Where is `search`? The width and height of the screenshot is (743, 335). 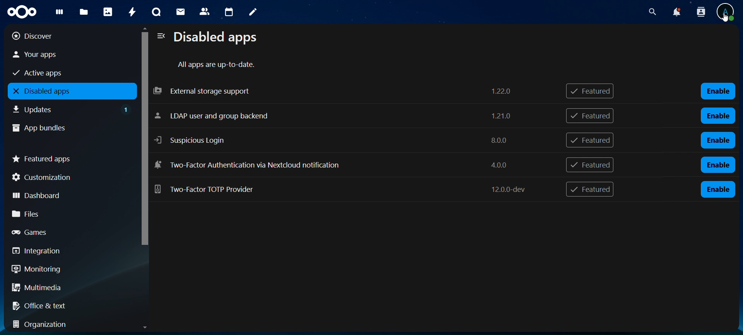
search is located at coordinates (652, 12).